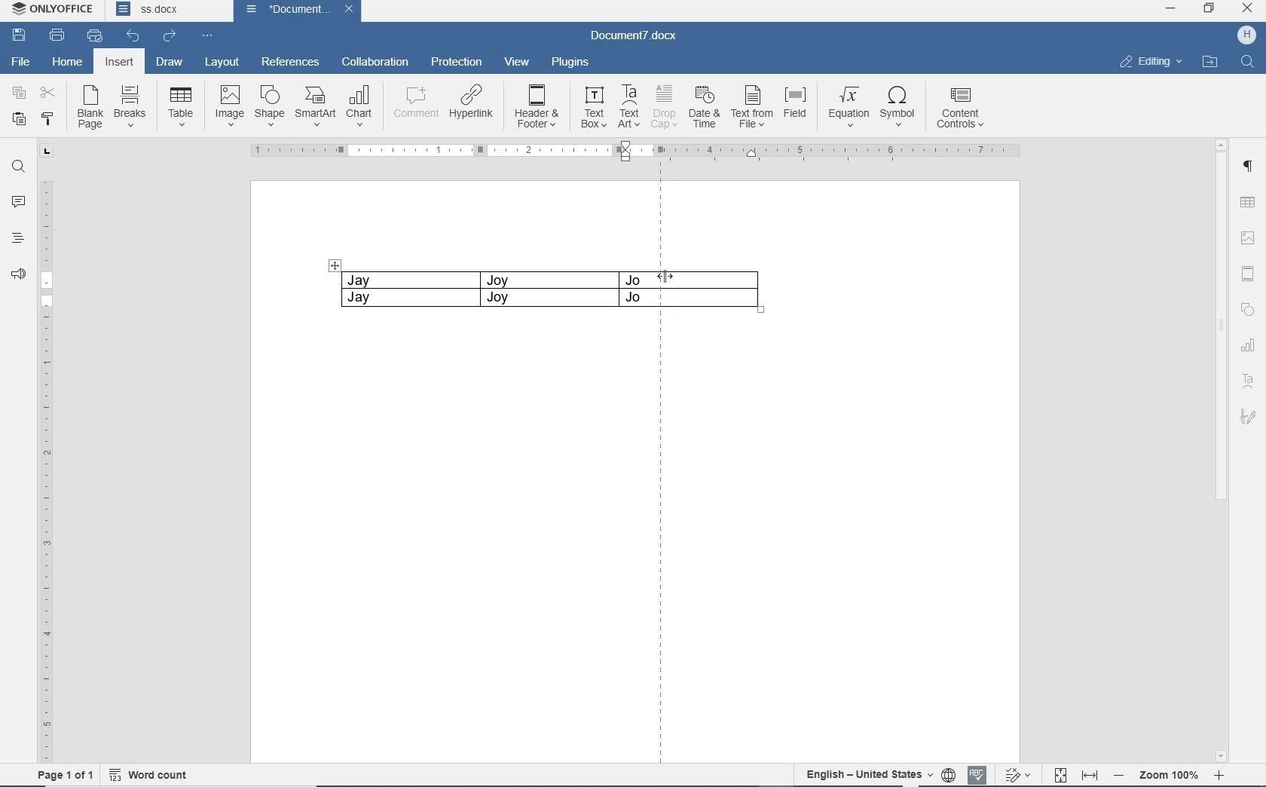  What do you see at coordinates (1248, 201) in the screenshot?
I see `TABLE` at bounding box center [1248, 201].